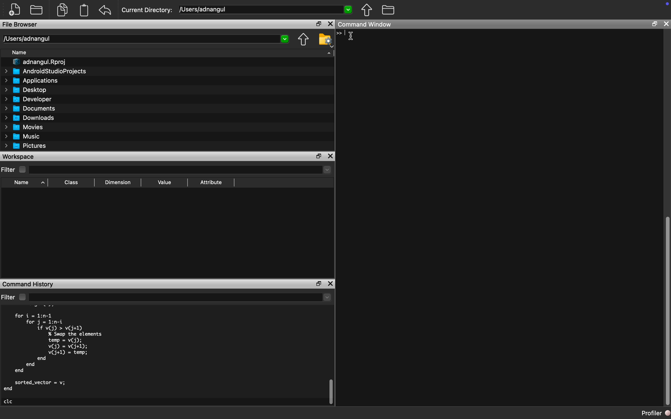  What do you see at coordinates (106, 11) in the screenshot?
I see `Redo` at bounding box center [106, 11].